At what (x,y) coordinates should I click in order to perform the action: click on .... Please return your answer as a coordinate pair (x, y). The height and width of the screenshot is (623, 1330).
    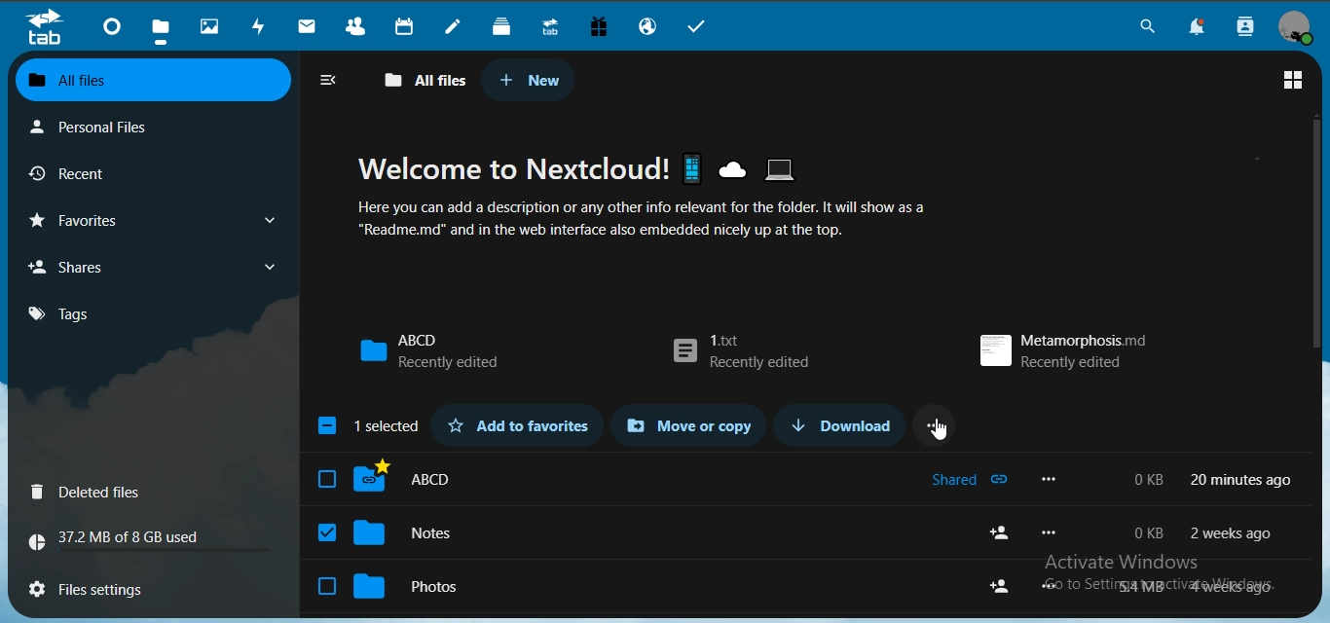
    Looking at the image, I should click on (935, 425).